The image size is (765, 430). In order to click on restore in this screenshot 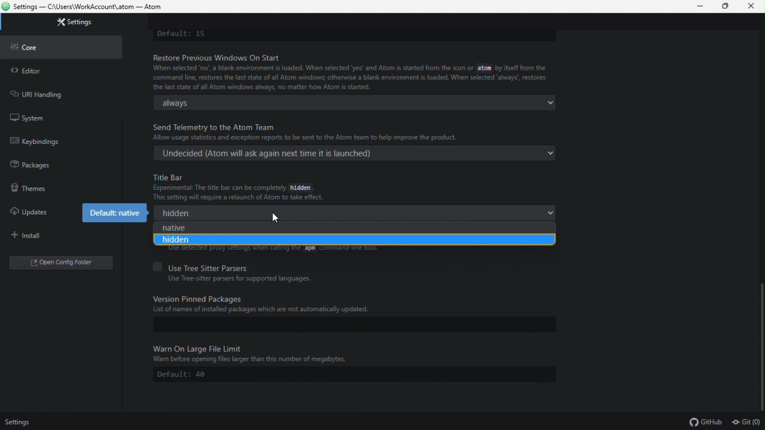, I will do `click(724, 6)`.